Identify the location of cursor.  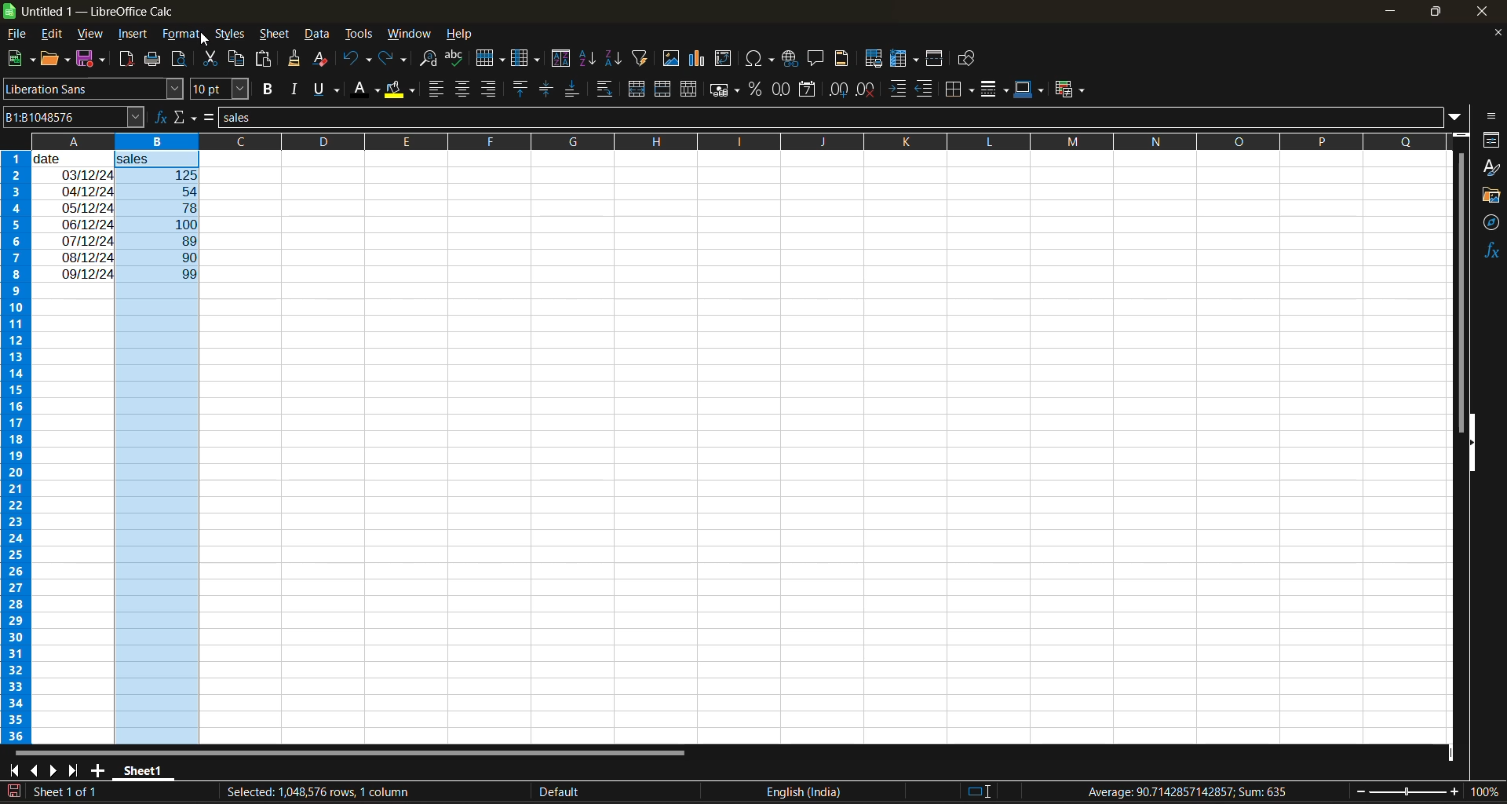
(203, 41).